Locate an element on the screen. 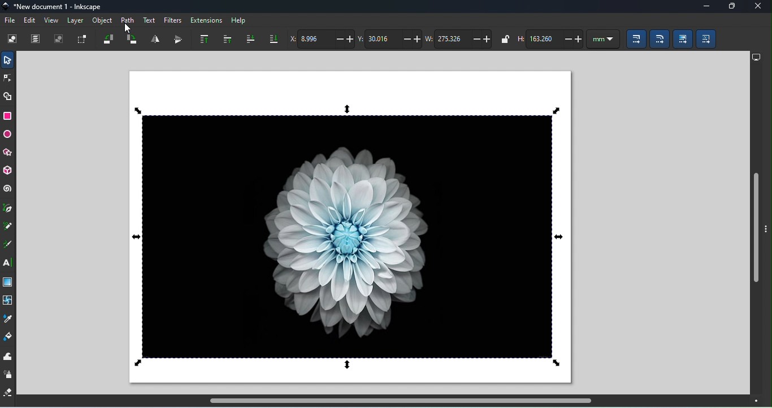 This screenshot has height=408, width=772. Spiral tool is located at coordinates (7, 190).